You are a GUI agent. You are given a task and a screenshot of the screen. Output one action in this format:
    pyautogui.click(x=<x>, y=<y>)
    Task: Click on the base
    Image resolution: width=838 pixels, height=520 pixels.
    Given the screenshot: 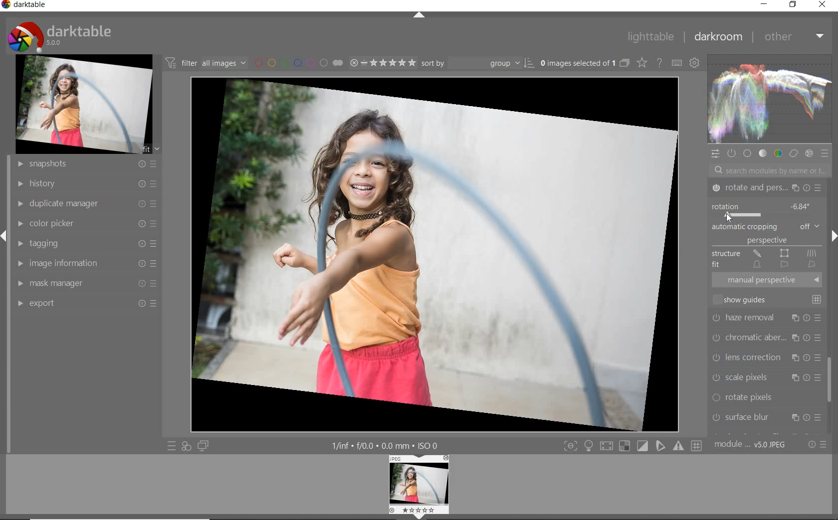 What is the action you would take?
    pyautogui.click(x=747, y=154)
    